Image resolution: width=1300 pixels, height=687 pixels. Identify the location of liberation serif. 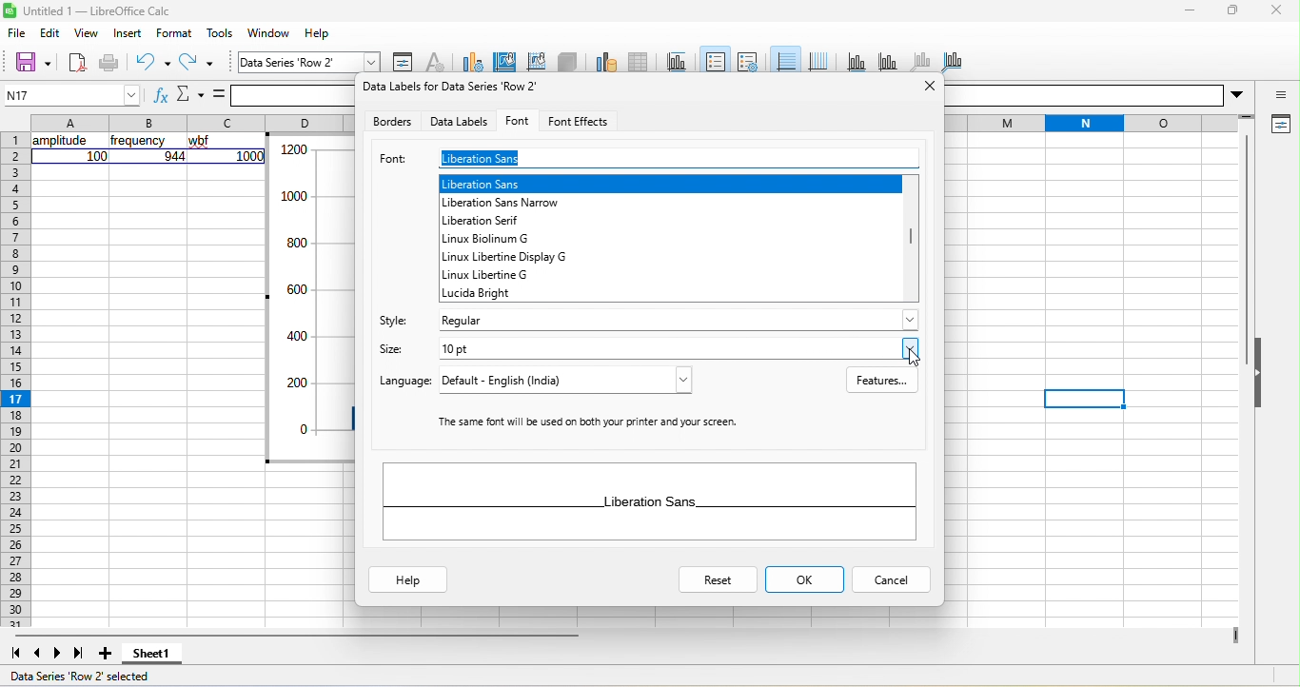
(490, 221).